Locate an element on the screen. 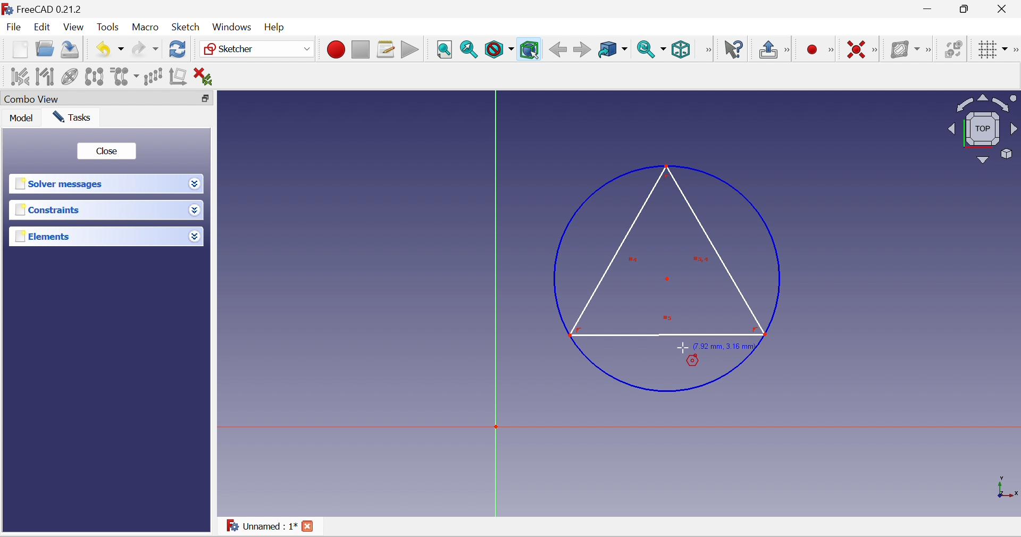  Viewing angle is located at coordinates (982, 129).